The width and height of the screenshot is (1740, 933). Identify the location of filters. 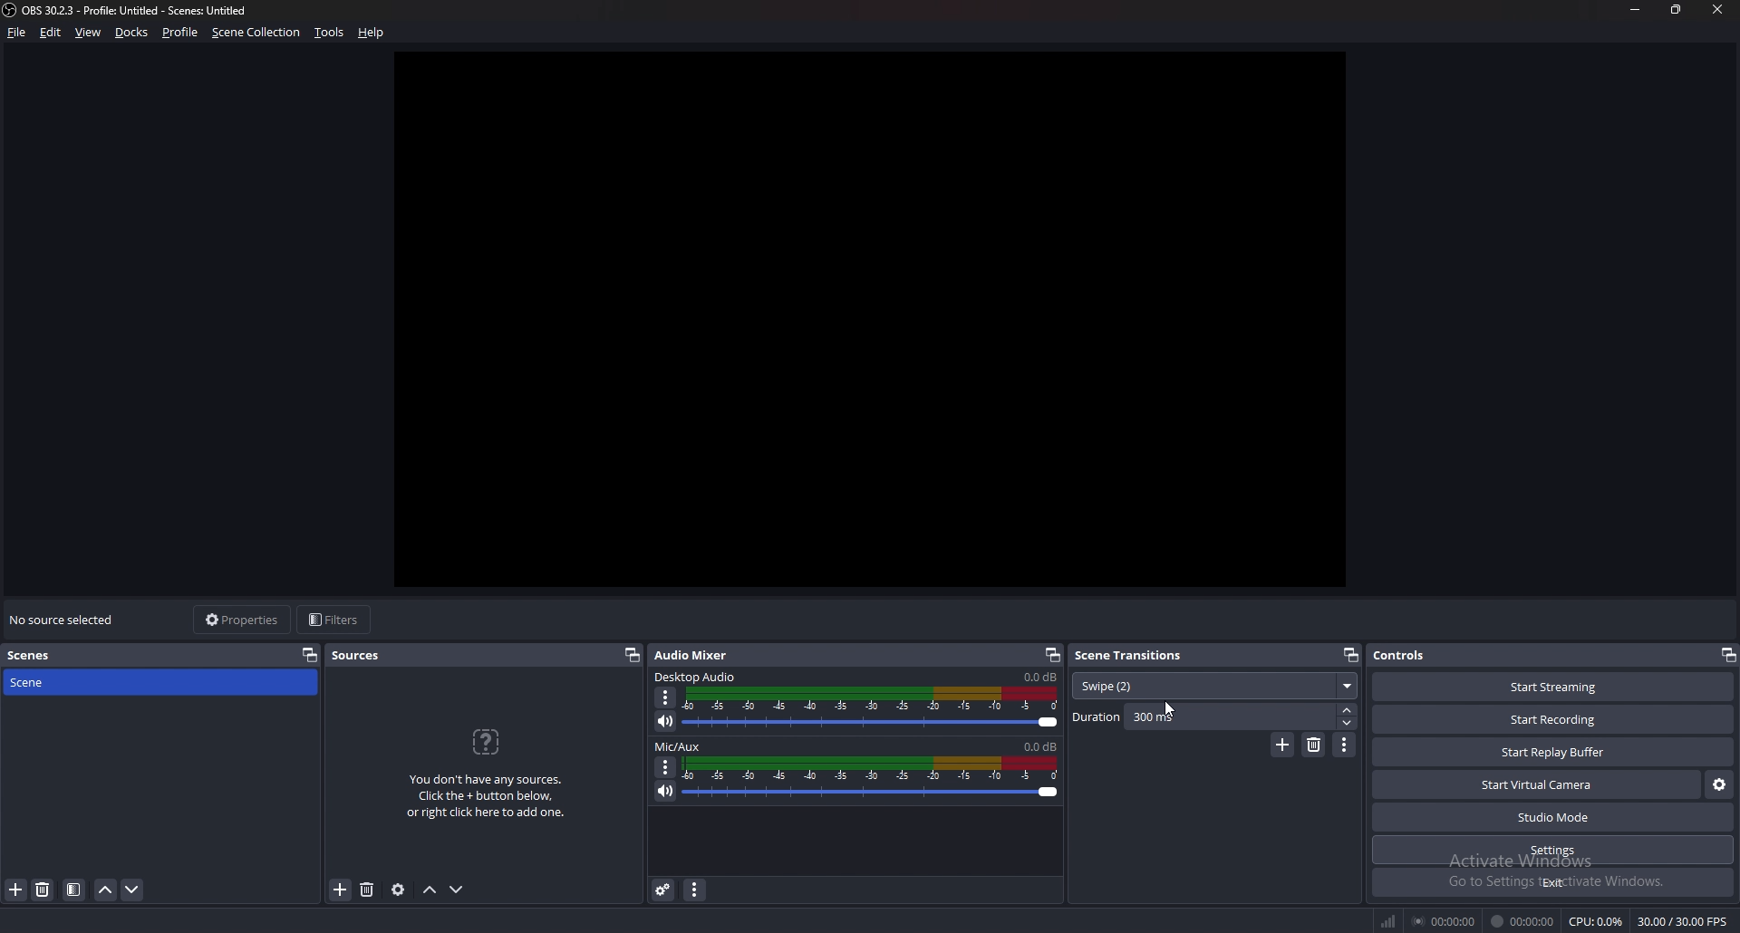
(336, 619).